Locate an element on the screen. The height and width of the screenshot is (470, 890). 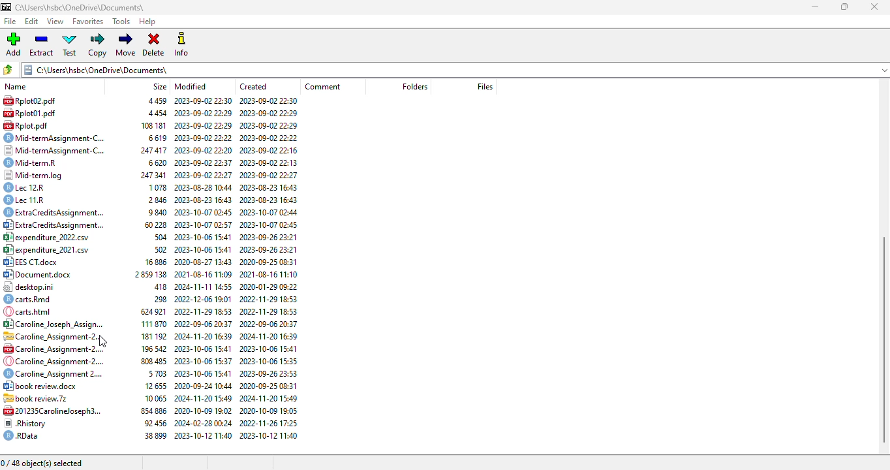
5) ExtraCreditsAssignment... is located at coordinates (52, 225).